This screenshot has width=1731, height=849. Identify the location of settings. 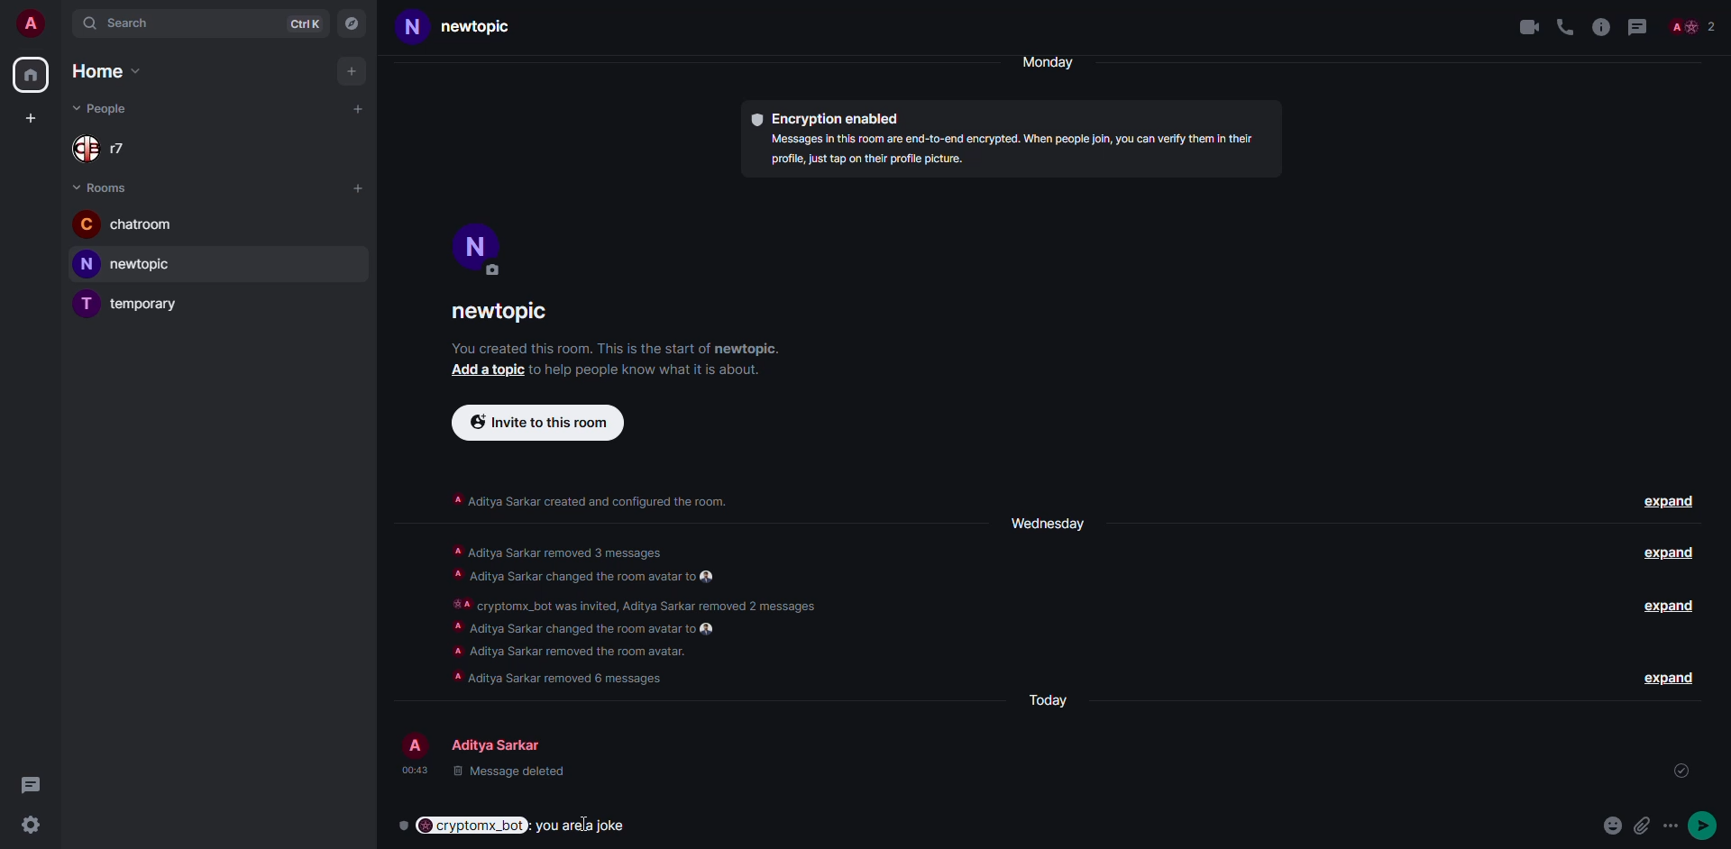
(30, 826).